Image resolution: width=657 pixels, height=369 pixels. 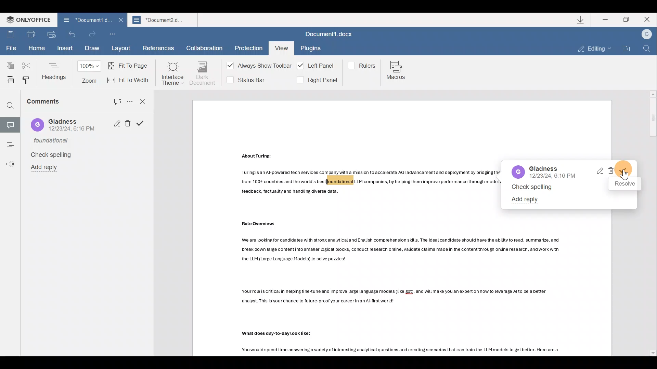 What do you see at coordinates (164, 21) in the screenshot?
I see `Document2.d..` at bounding box center [164, 21].